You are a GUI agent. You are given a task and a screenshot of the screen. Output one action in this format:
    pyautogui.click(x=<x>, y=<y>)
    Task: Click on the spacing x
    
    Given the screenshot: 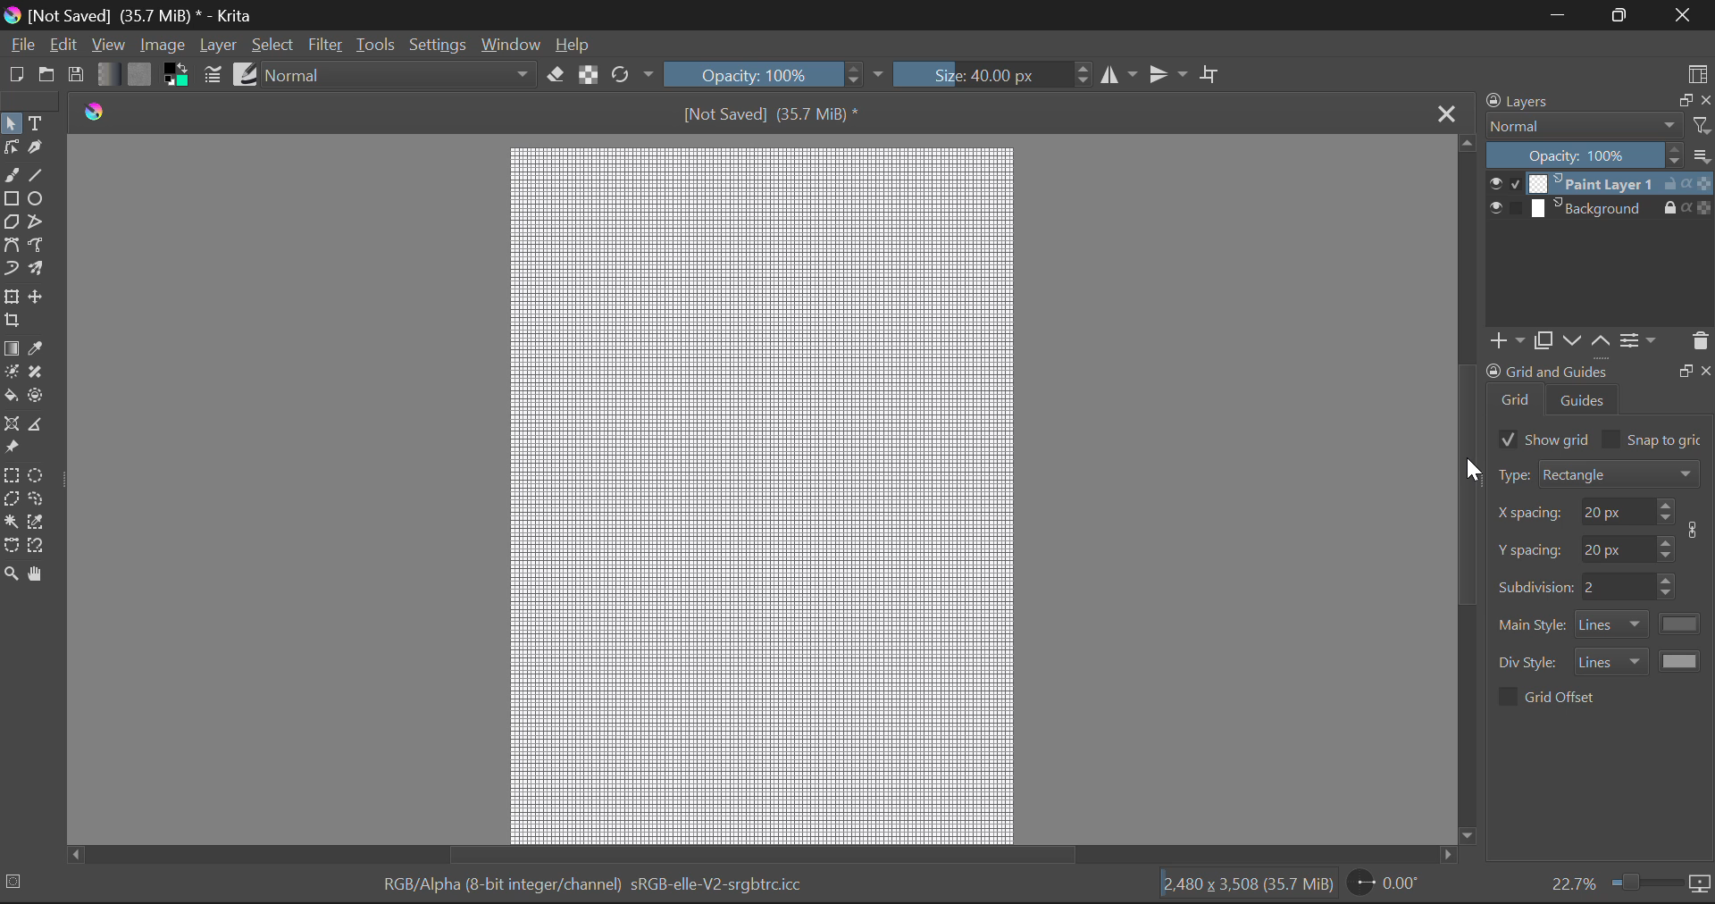 What is the action you would take?
    pyautogui.click(x=1531, y=514)
    